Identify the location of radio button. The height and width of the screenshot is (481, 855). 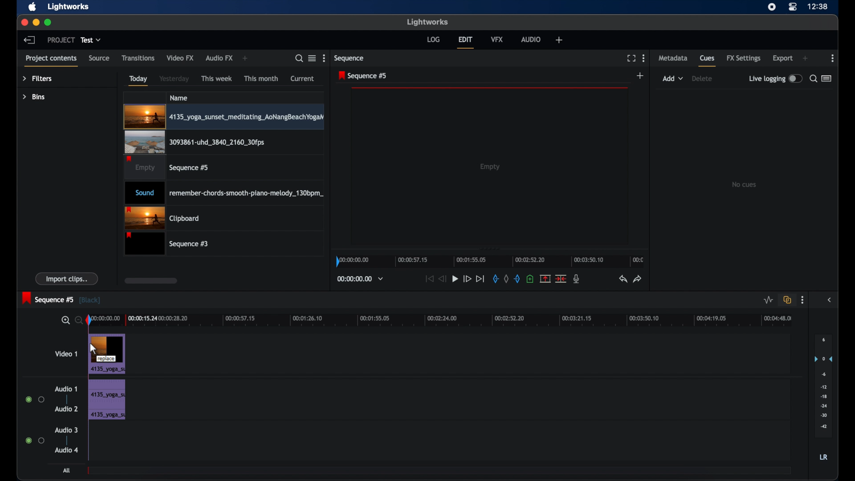
(34, 399).